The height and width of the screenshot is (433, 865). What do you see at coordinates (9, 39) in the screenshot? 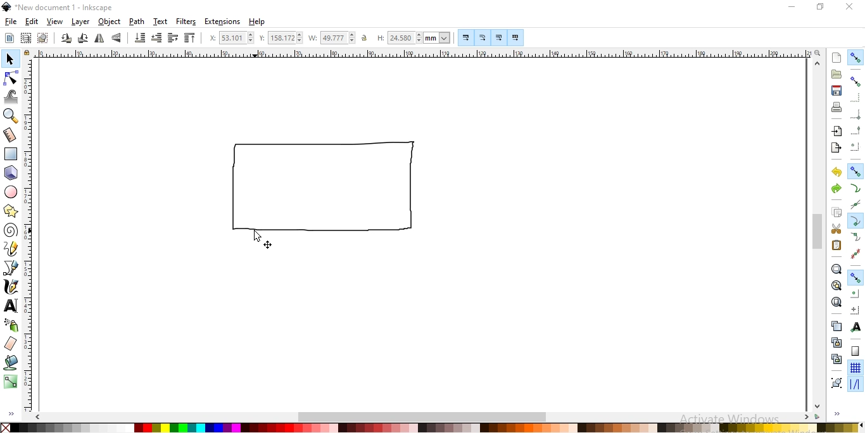
I see `select all objects or all nodes` at bounding box center [9, 39].